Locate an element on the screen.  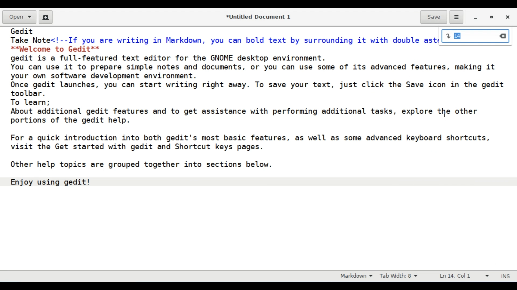
cursor is located at coordinates (445, 114).